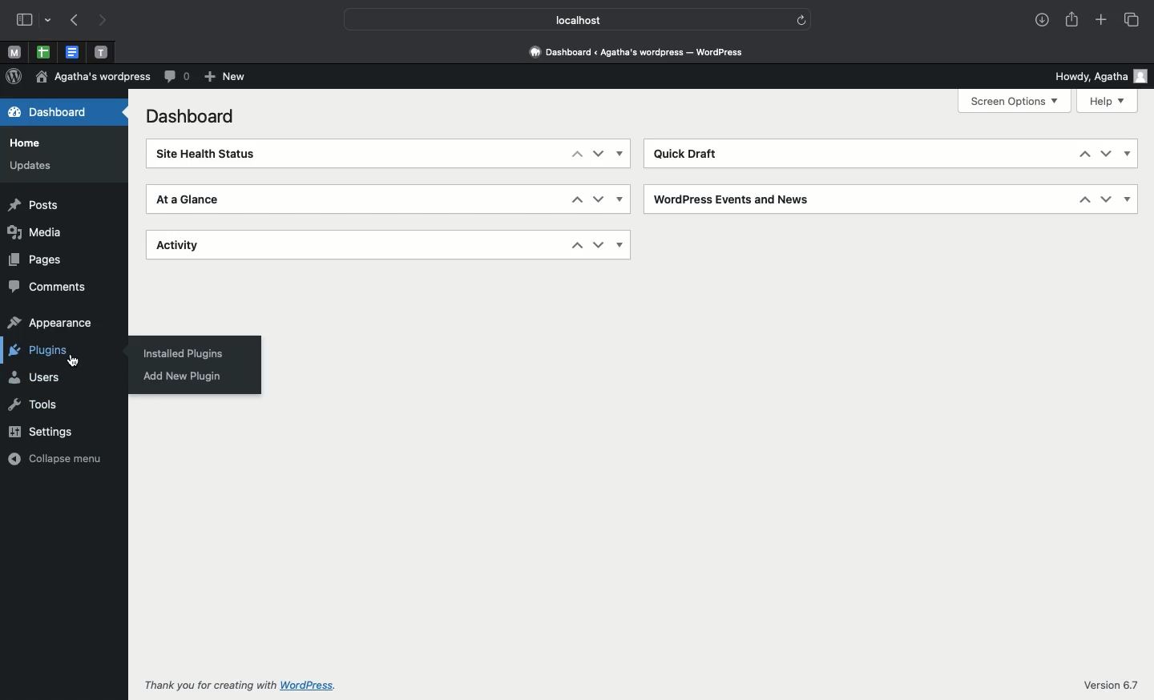  Describe the element at coordinates (1104, 684) in the screenshot. I see `Version 6.7` at that location.